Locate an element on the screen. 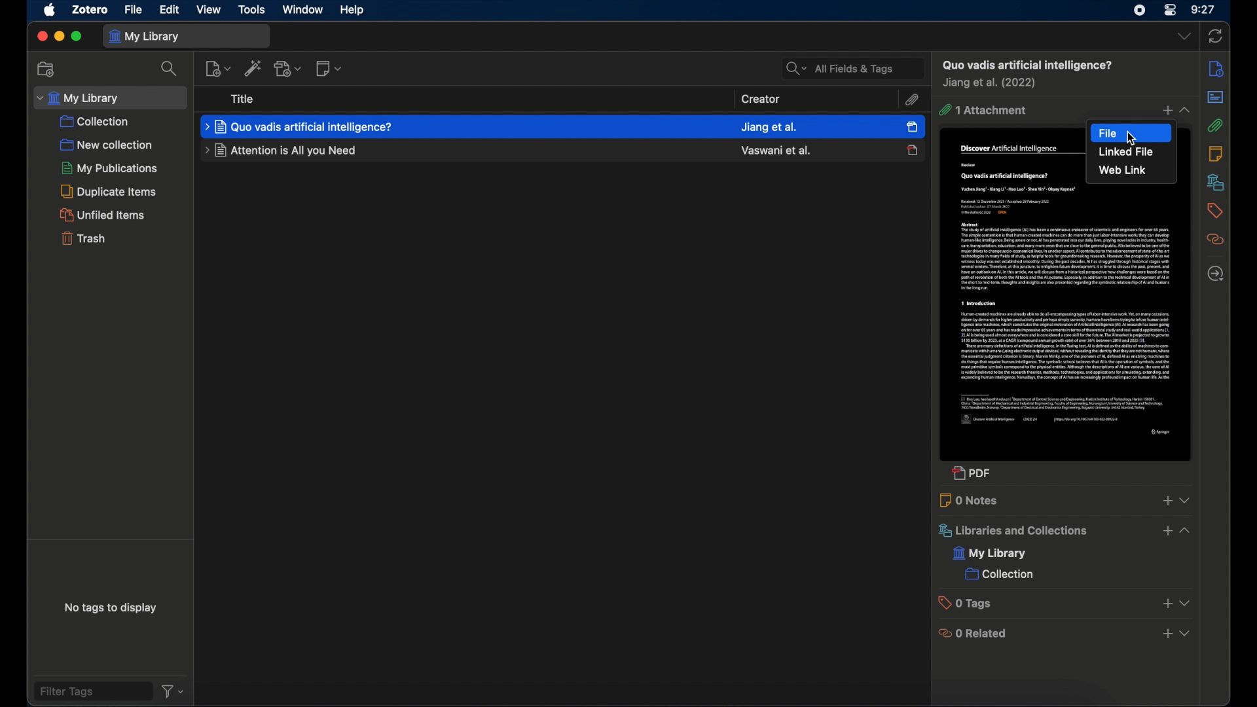 This screenshot has height=707, width=1257. web link is located at coordinates (1121, 171).